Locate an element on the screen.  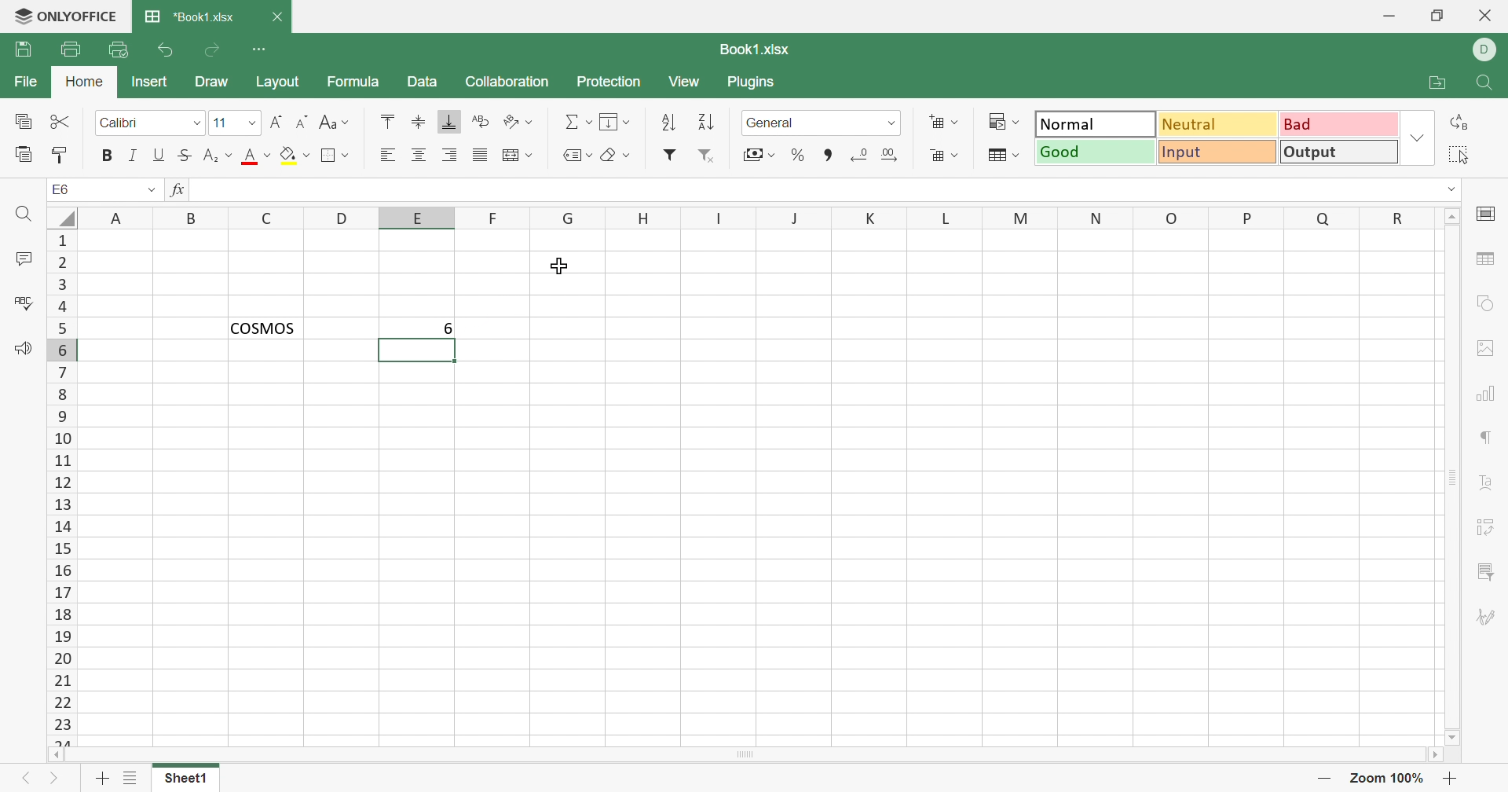
COSMOS is located at coordinates (272, 328).